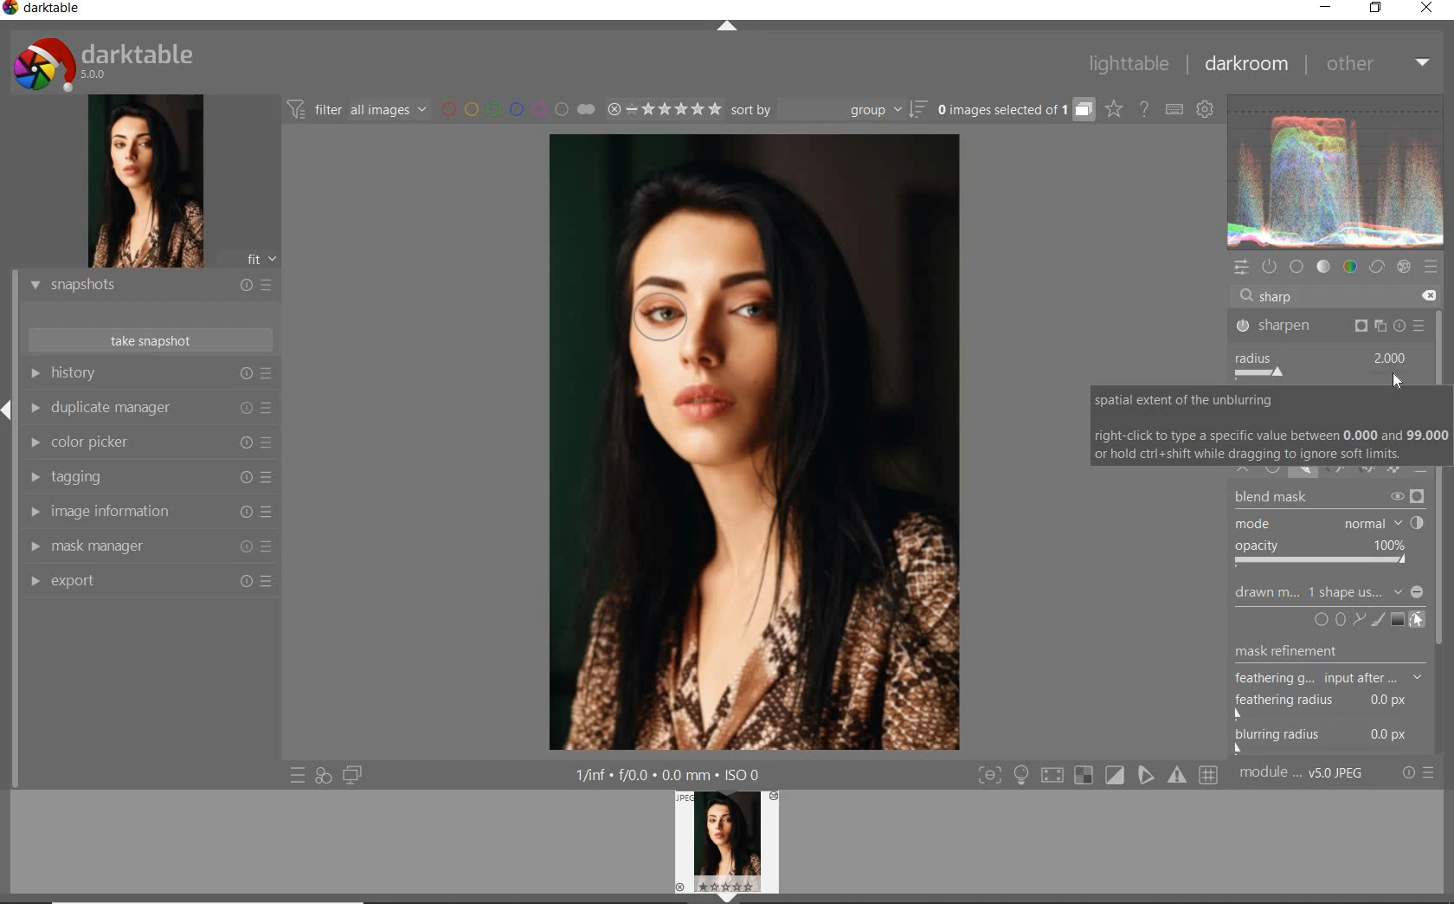  I want to click on export, so click(149, 583).